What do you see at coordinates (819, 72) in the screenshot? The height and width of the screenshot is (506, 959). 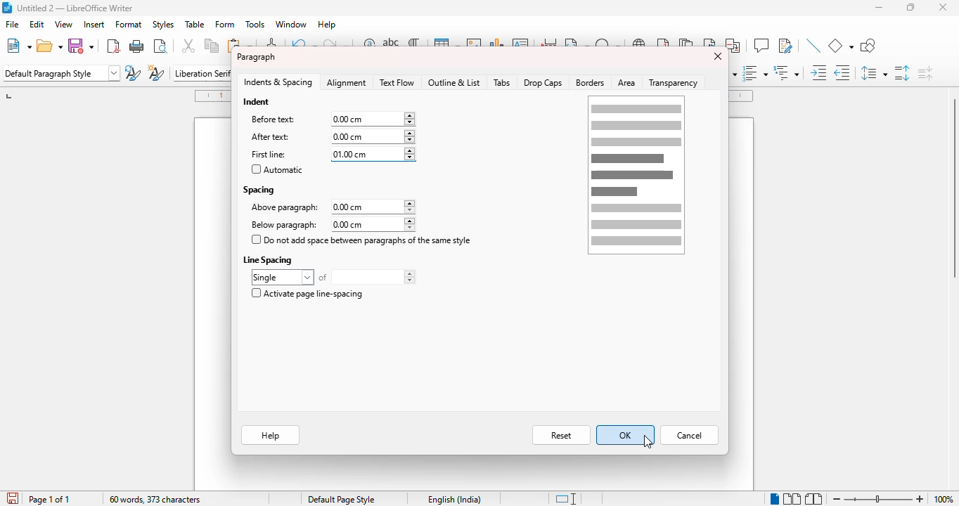 I see `increase indent` at bounding box center [819, 72].